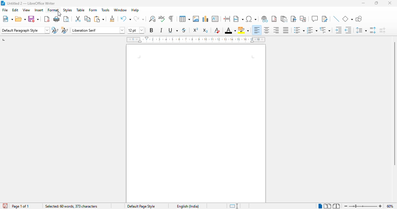  Describe the element at coordinates (320, 206) in the screenshot. I see `single-page view` at that location.